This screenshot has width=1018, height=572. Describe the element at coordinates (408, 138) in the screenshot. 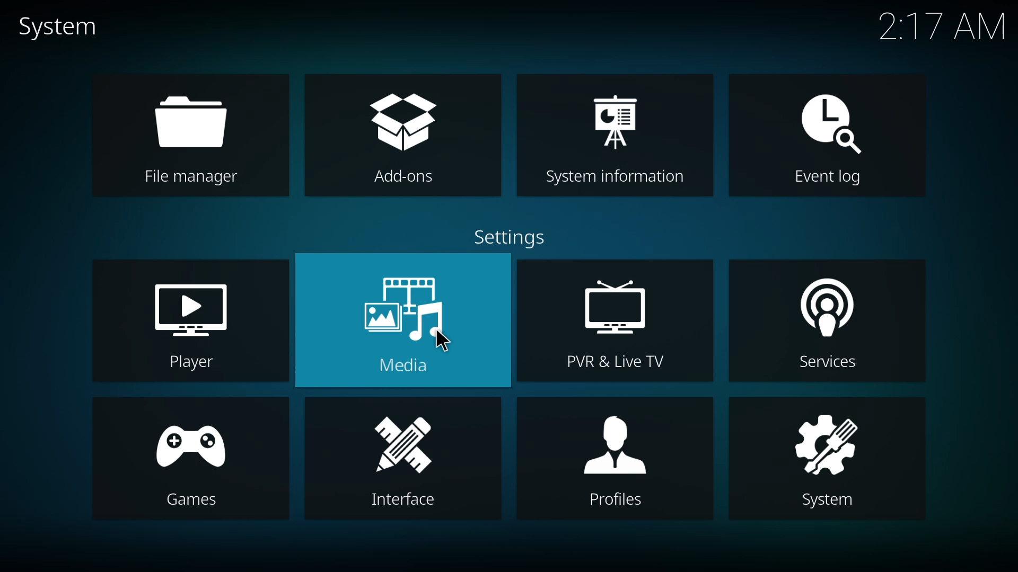

I see `add-ons` at that location.